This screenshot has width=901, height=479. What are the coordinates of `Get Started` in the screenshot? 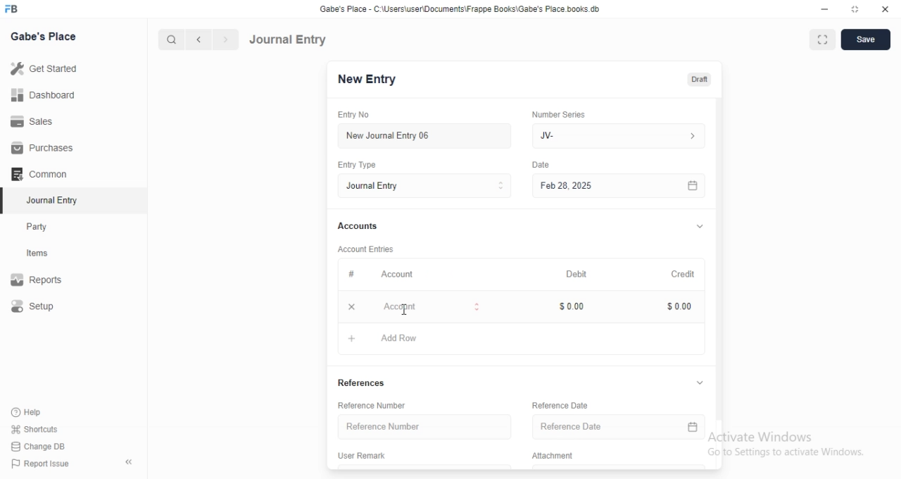 It's located at (47, 68).